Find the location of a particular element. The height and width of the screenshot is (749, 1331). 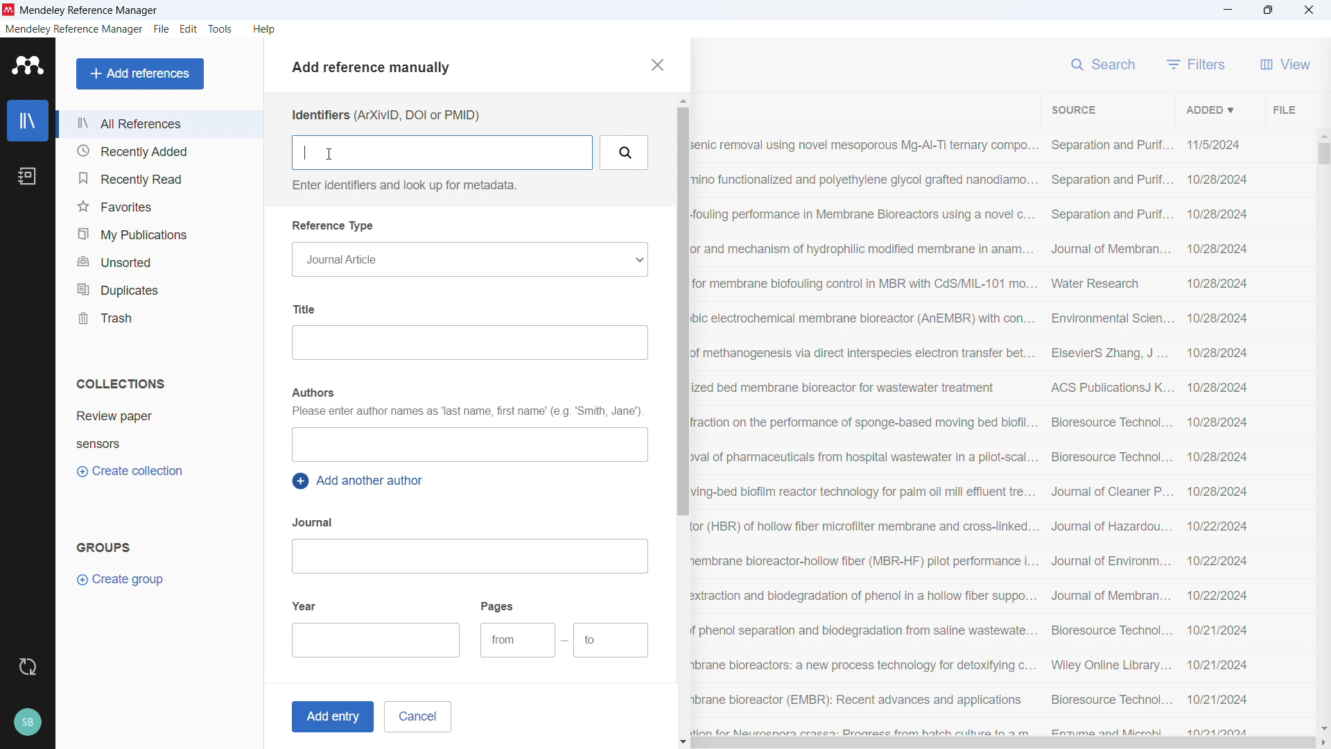

Add another author  is located at coordinates (360, 481).